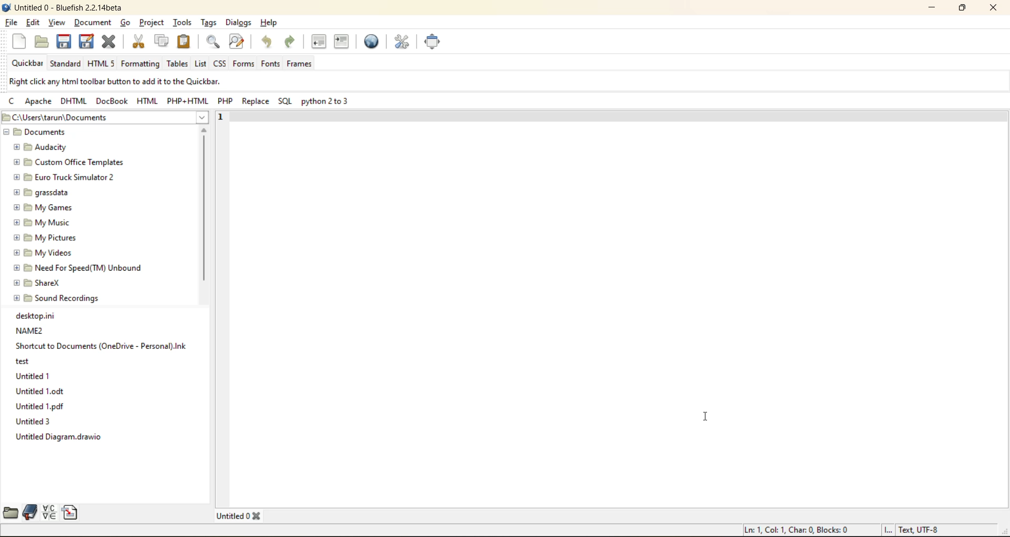 This screenshot has height=537, width=1010. I want to click on quickbar, so click(28, 64).